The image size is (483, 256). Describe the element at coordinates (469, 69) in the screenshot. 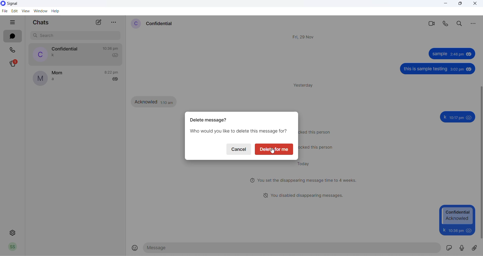

I see `seen` at that location.